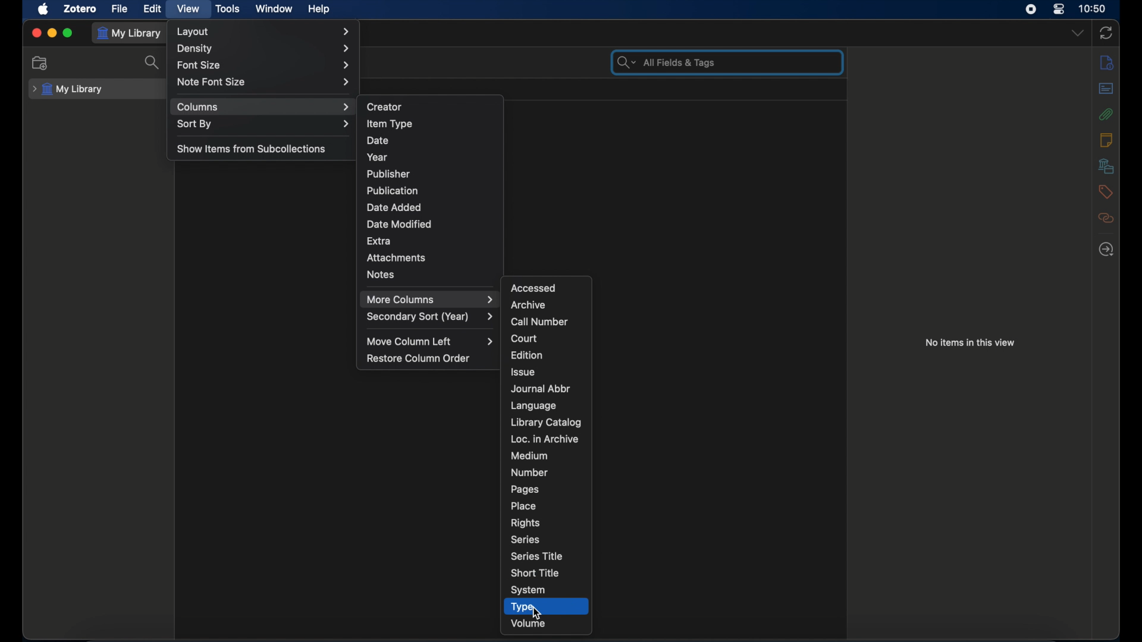 The height and width of the screenshot is (642, 1142). What do you see at coordinates (318, 10) in the screenshot?
I see `help` at bounding box center [318, 10].